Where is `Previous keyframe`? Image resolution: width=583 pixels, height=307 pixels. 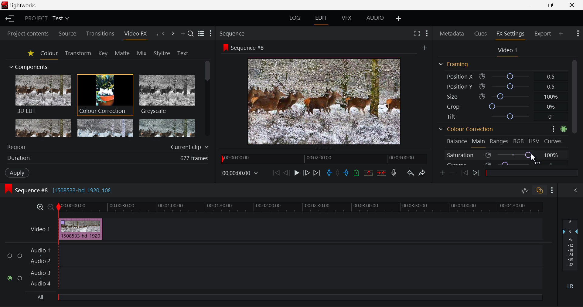
Previous keyframe is located at coordinates (464, 173).